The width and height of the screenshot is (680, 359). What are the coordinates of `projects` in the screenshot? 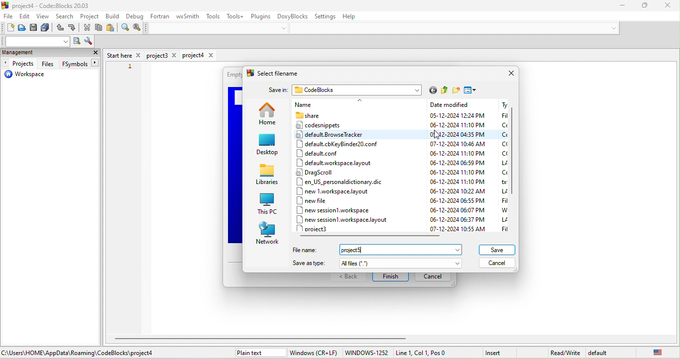 It's located at (19, 64).